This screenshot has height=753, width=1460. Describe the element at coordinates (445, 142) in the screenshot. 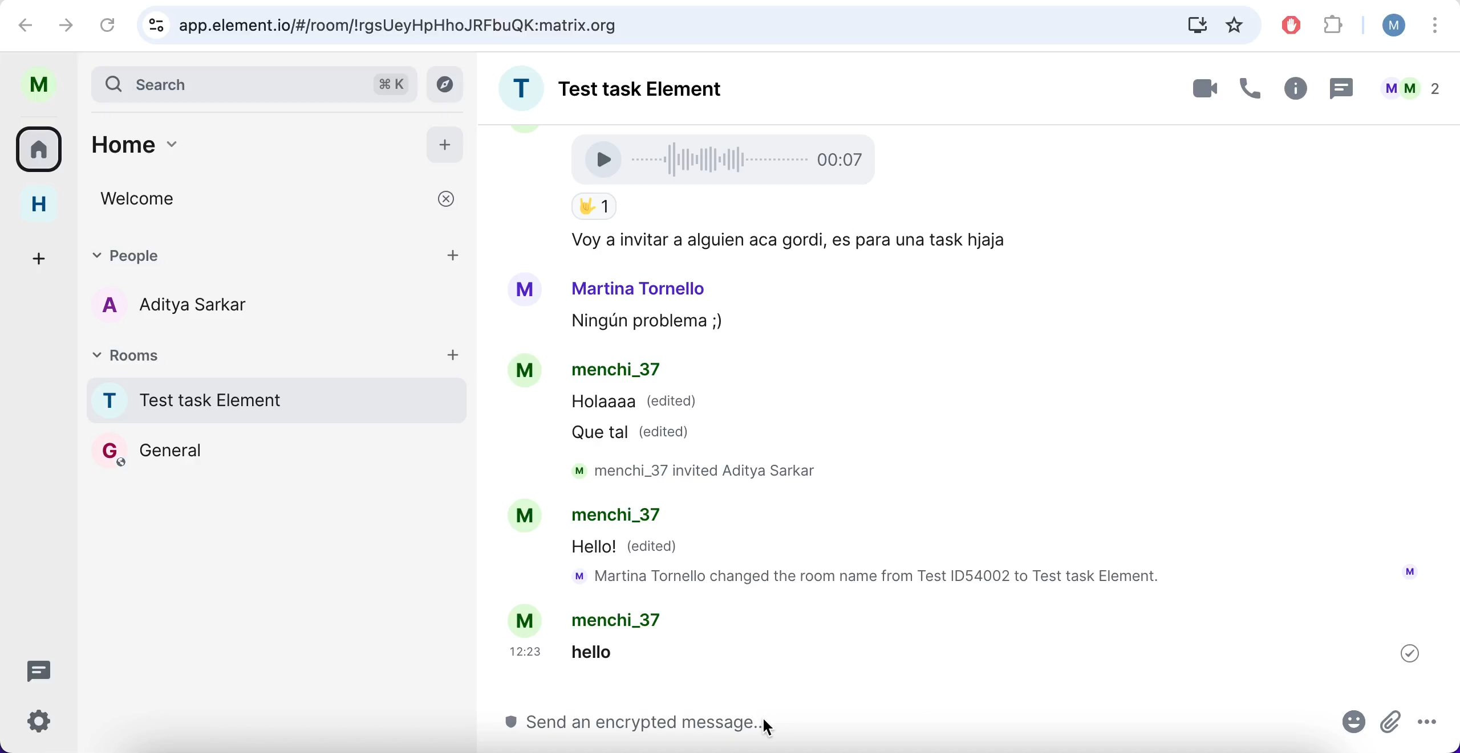

I see `add` at that location.